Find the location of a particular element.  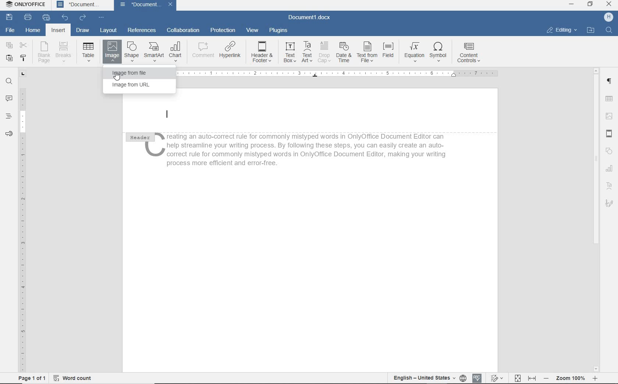

Track changes is located at coordinates (496, 378).